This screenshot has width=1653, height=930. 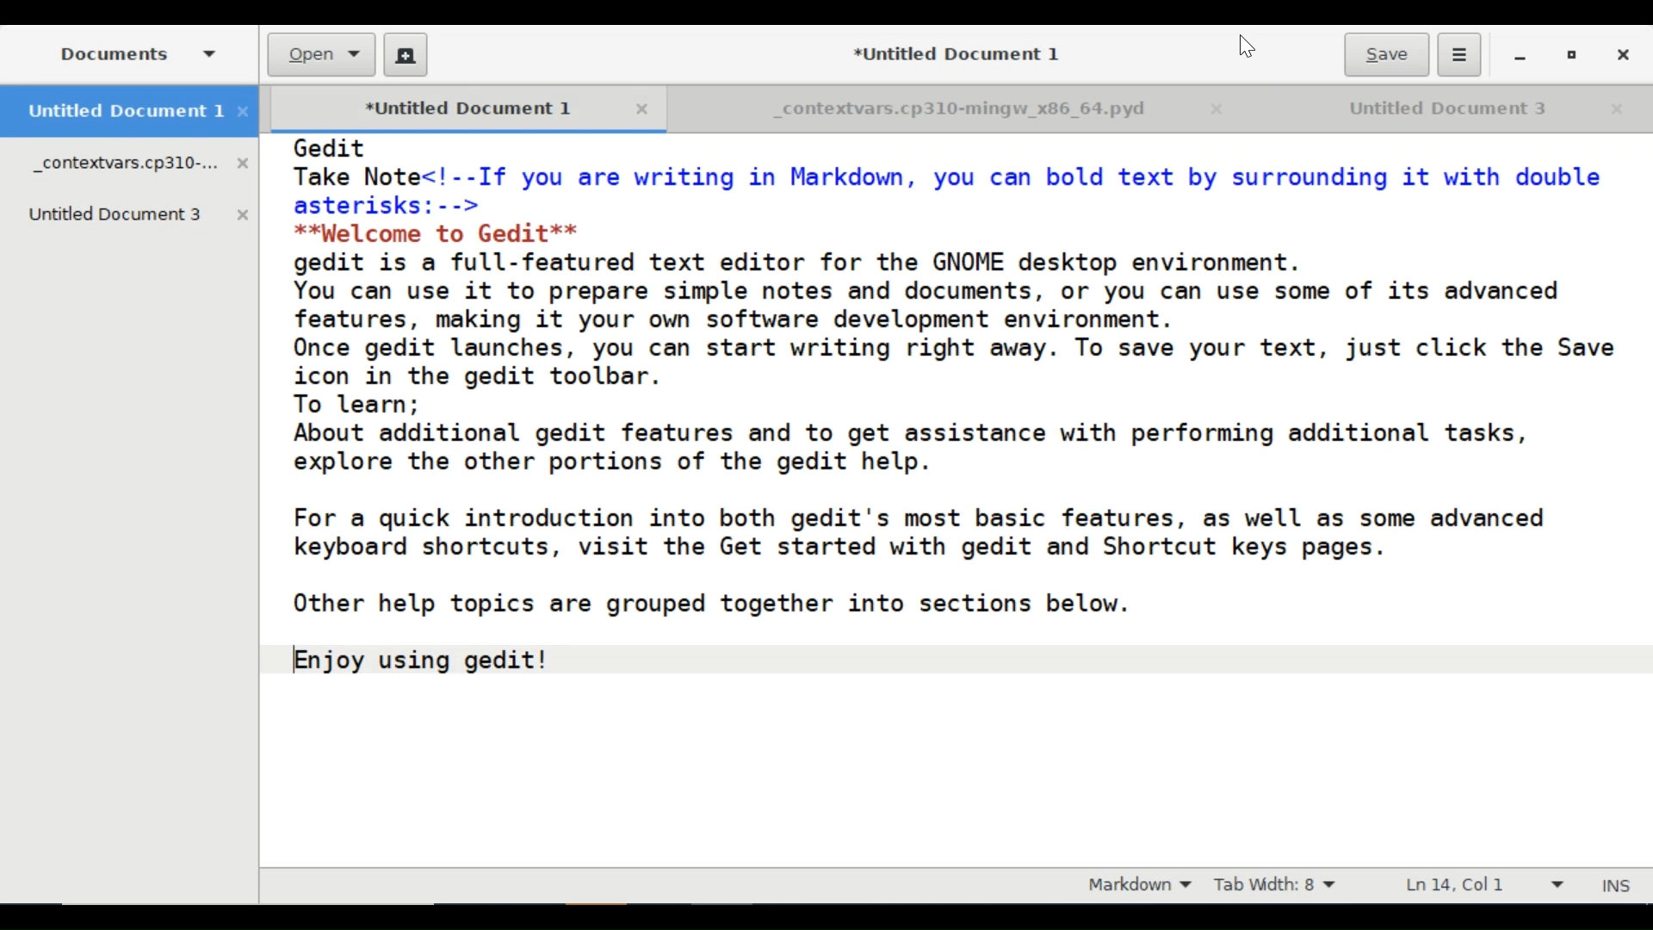 I want to click on Untitled Document 1 tab, so click(x=130, y=113).